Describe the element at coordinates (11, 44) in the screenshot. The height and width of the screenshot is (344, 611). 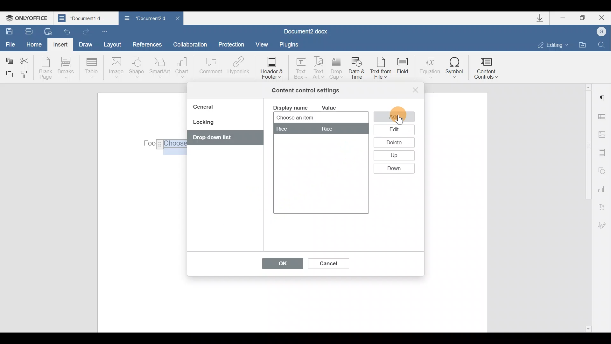
I see `File` at that location.